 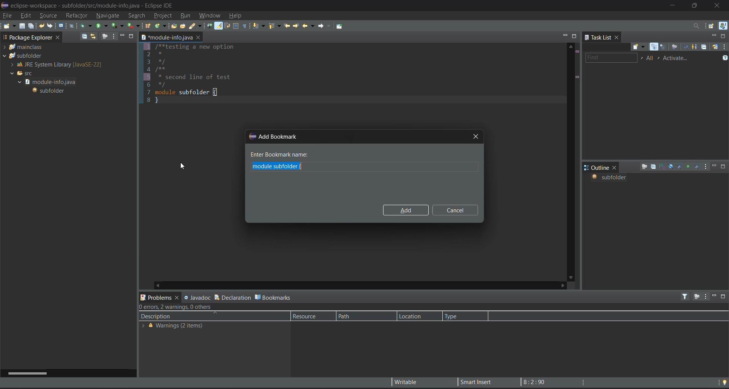 What do you see at coordinates (77, 14) in the screenshot?
I see `refractor` at bounding box center [77, 14].